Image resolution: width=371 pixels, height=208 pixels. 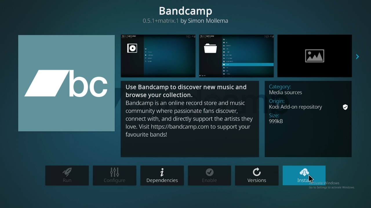 What do you see at coordinates (185, 14) in the screenshot?
I see `bandcamp` at bounding box center [185, 14].